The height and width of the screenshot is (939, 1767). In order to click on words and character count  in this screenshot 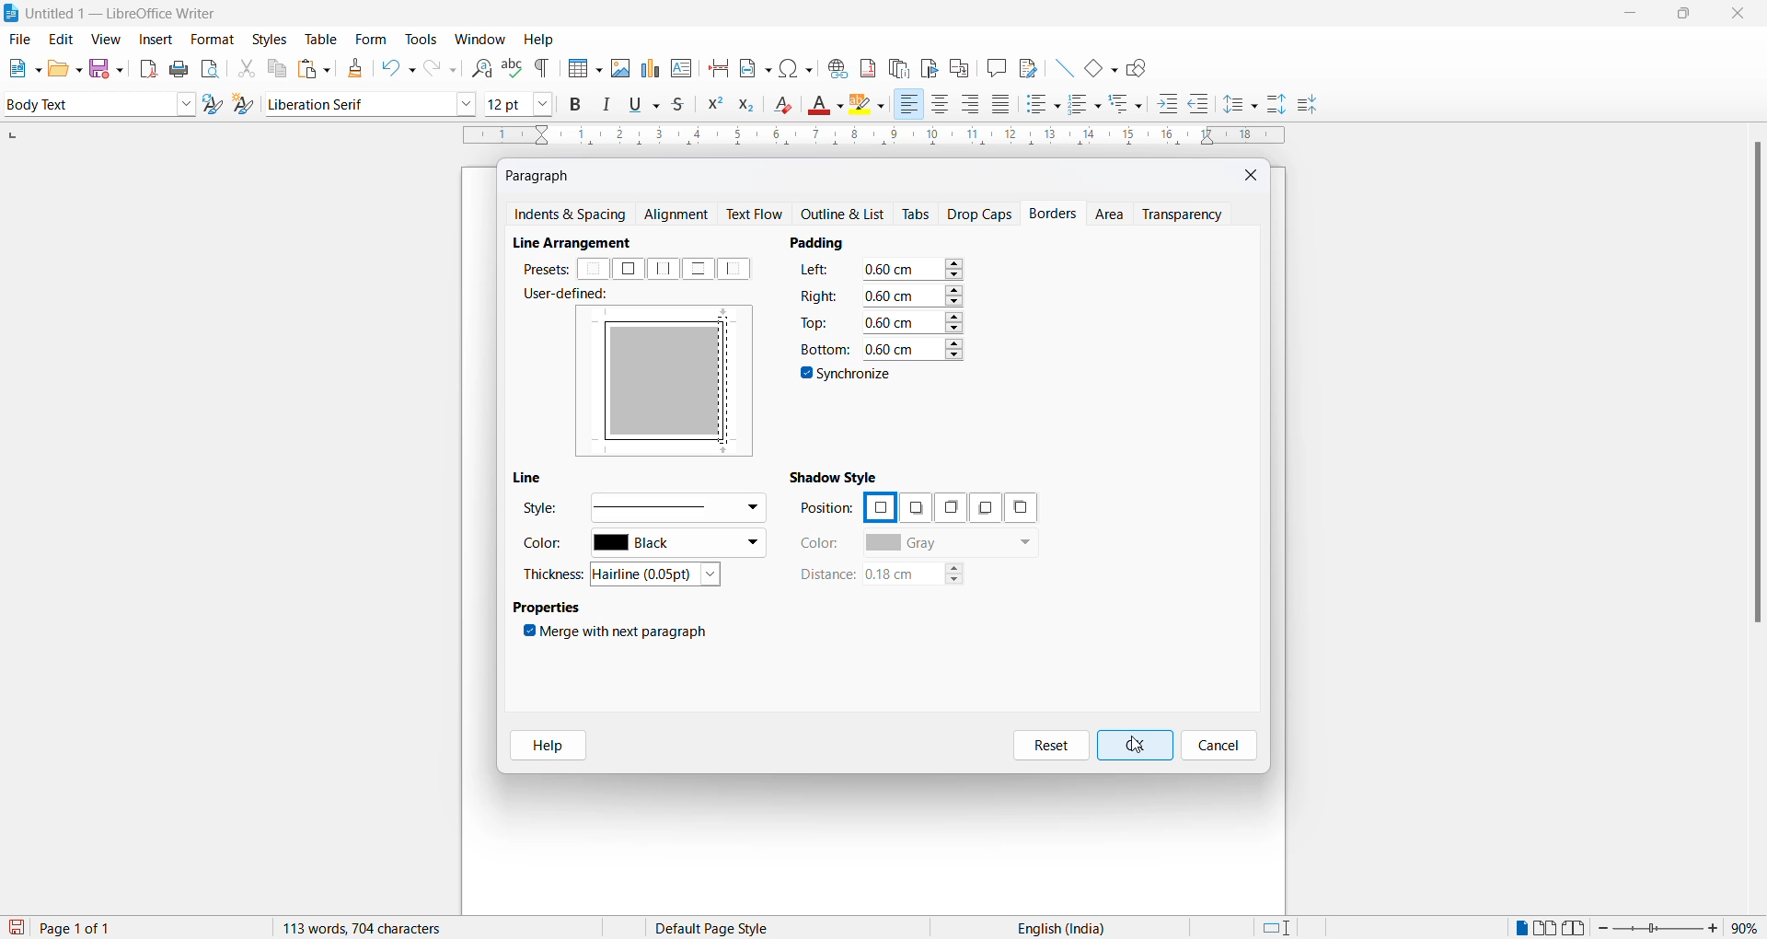, I will do `click(380, 928)`.